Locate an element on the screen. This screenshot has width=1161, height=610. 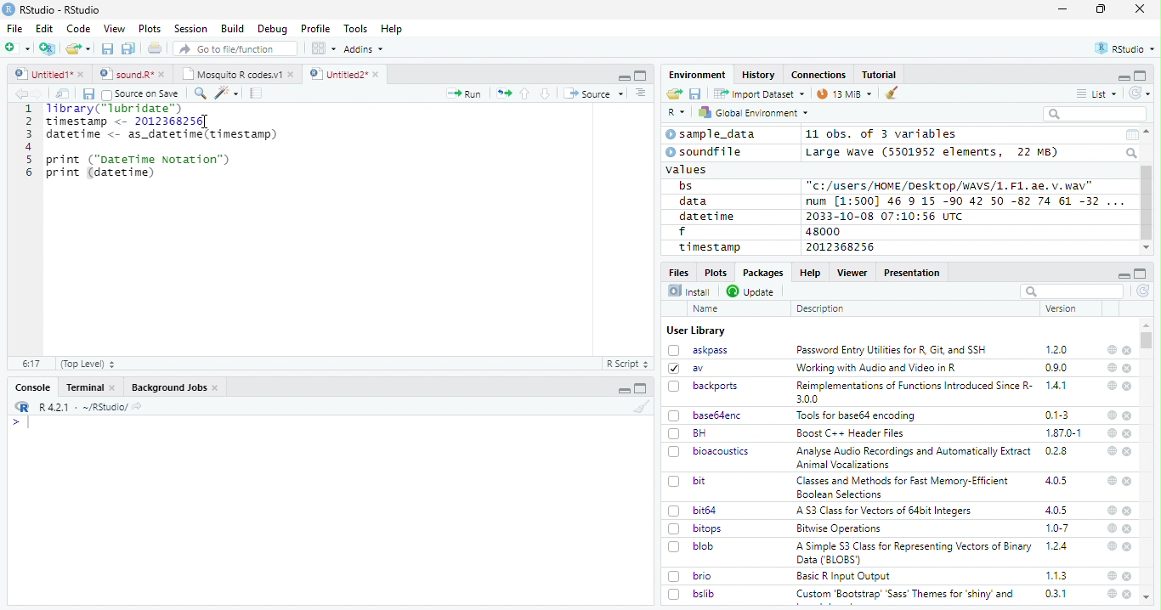
48000 is located at coordinates (821, 231).